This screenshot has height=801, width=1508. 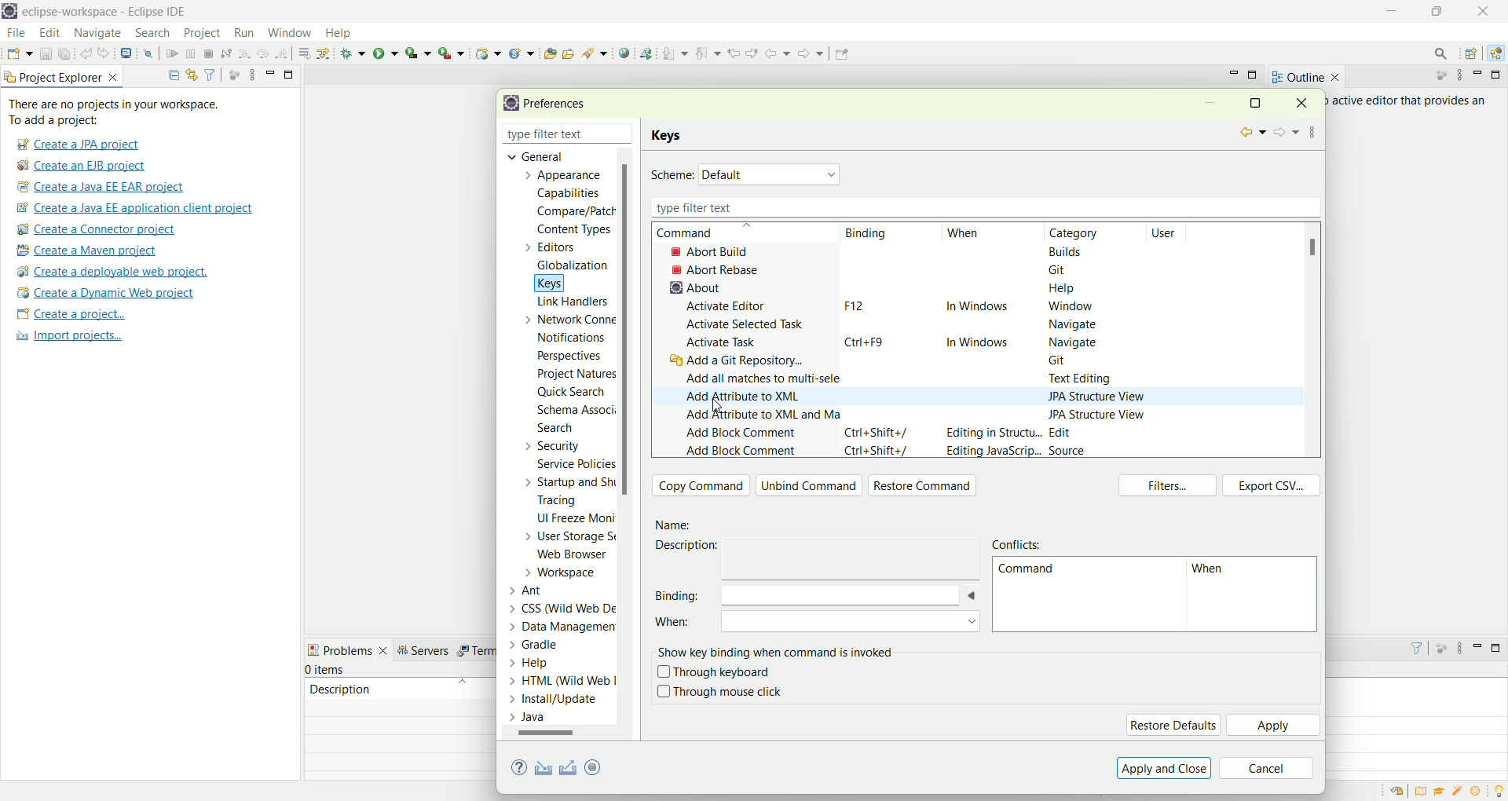 I want to click on add a Git repository, so click(x=741, y=362).